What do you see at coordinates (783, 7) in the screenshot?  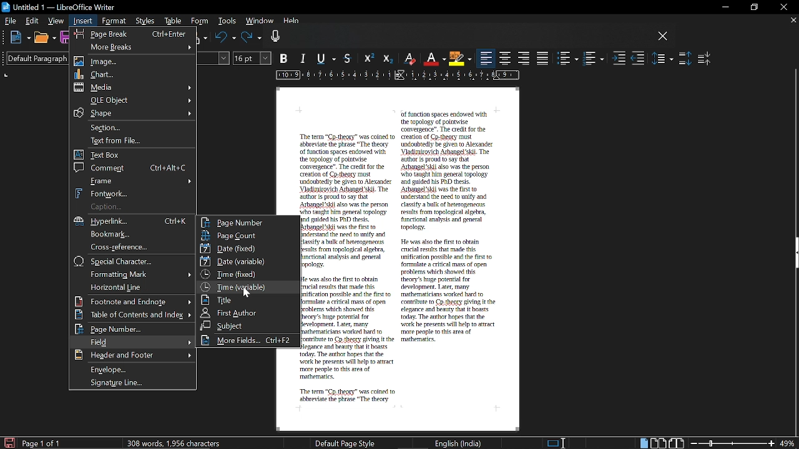 I see `Close` at bounding box center [783, 7].